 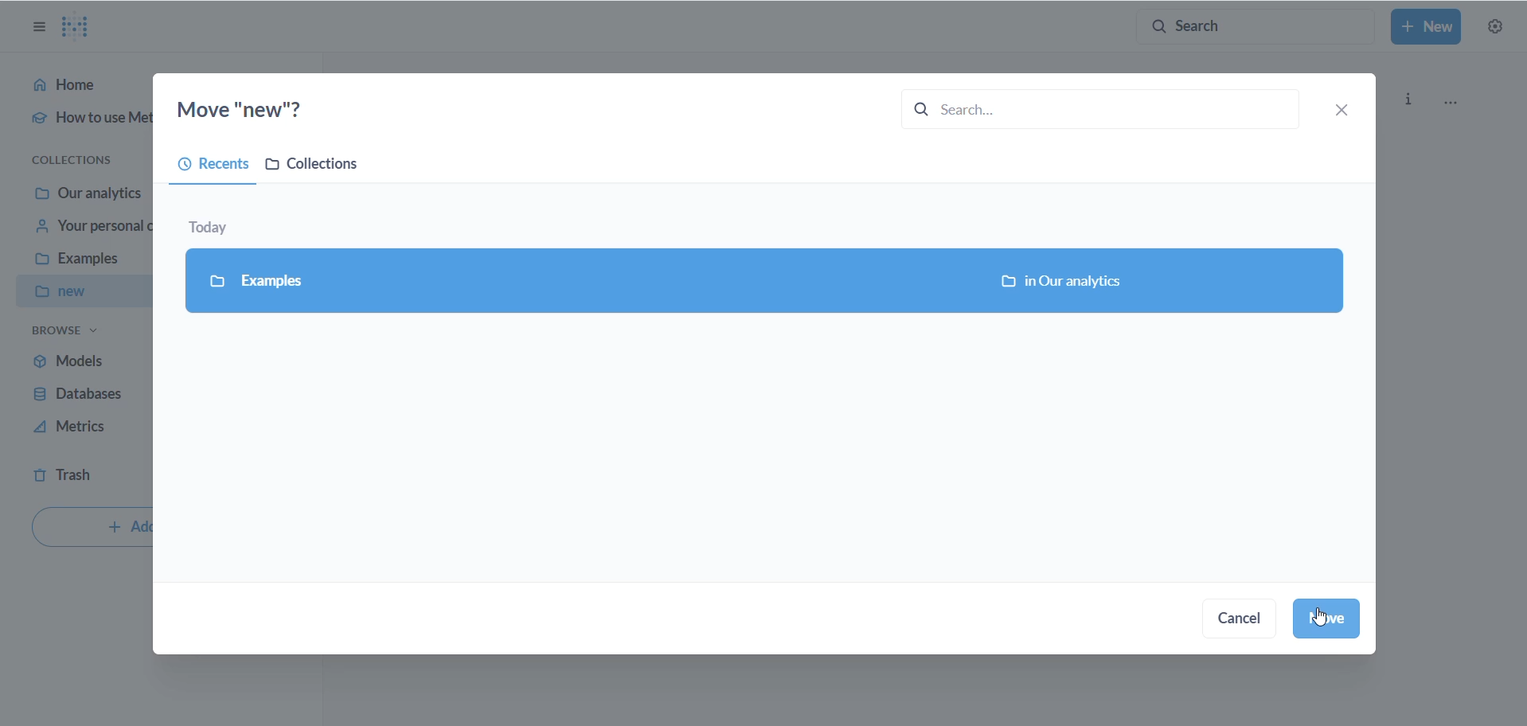 I want to click on home, so click(x=79, y=88).